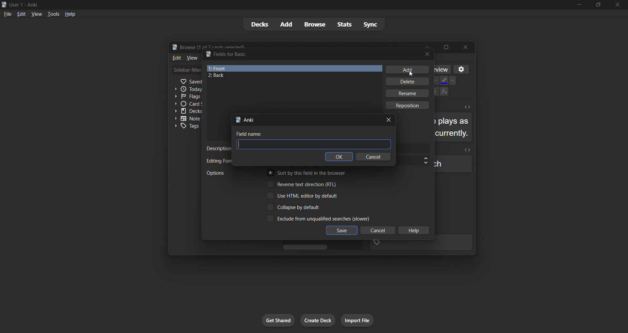 This screenshot has width=628, height=333. What do you see at coordinates (275, 320) in the screenshot?
I see `get shared` at bounding box center [275, 320].